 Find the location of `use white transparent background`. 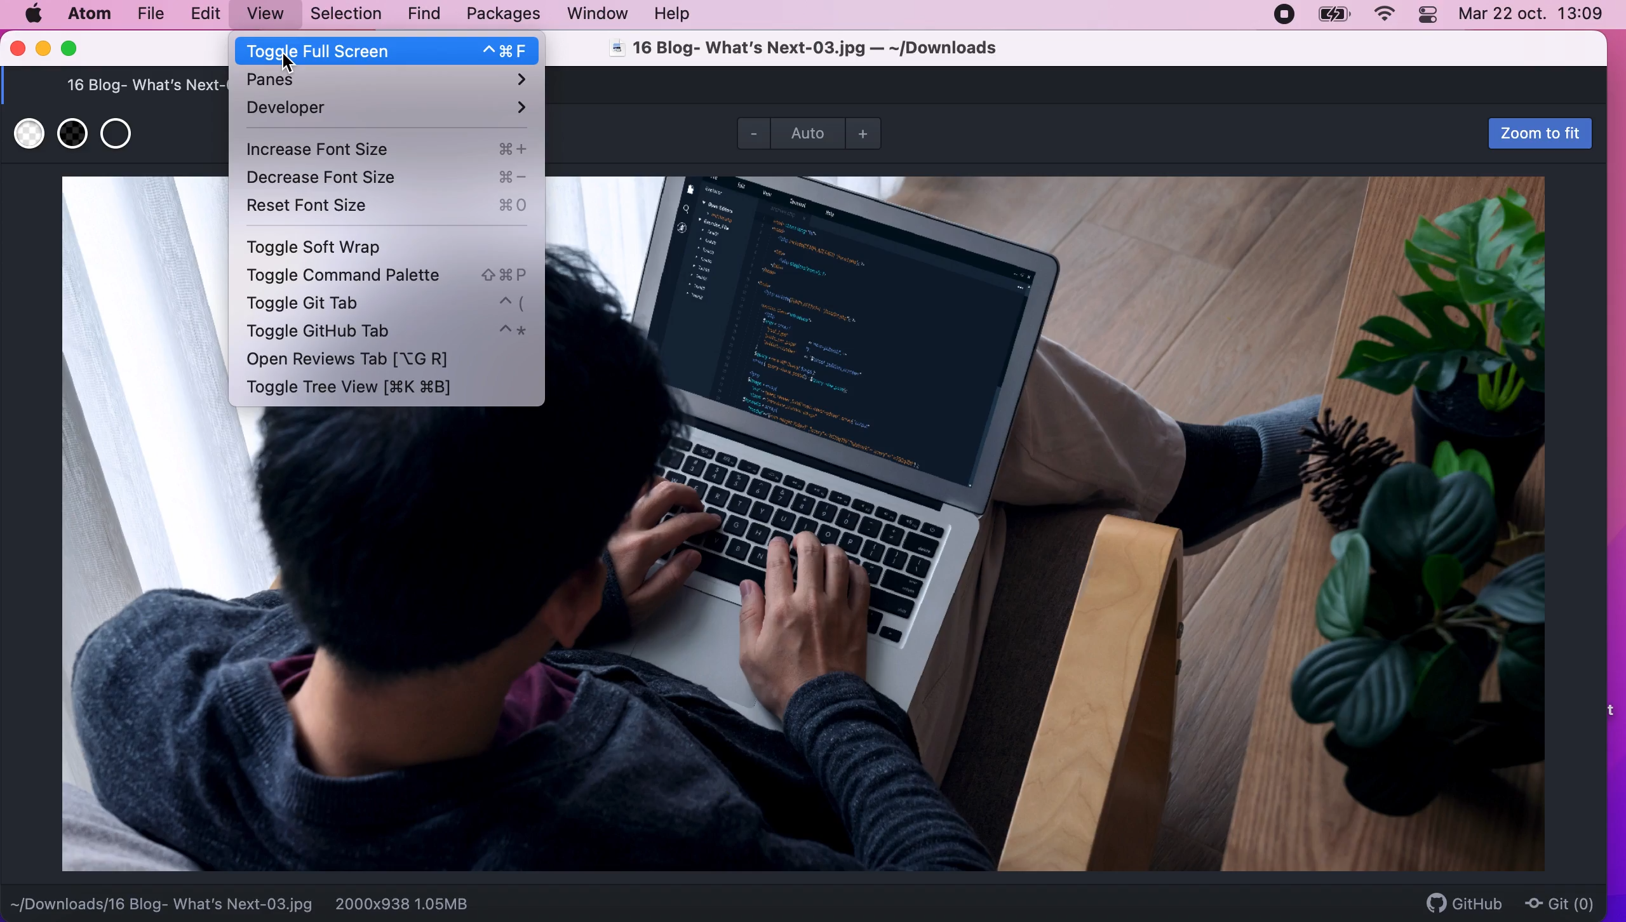

use white transparent background is located at coordinates (25, 130).